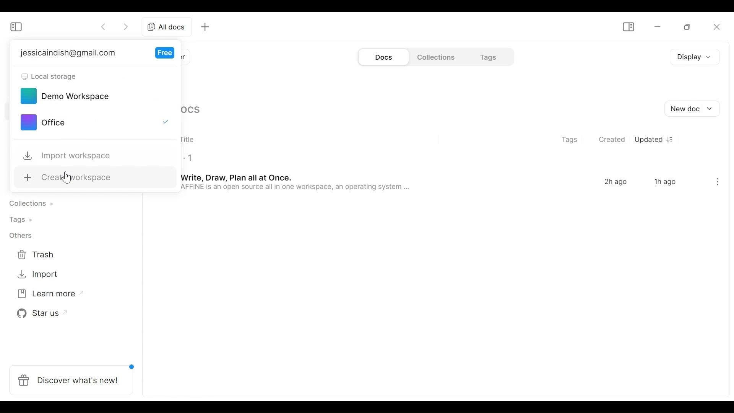 This screenshot has height=413, width=734. I want to click on Show/Hide Sidebar, so click(627, 26).